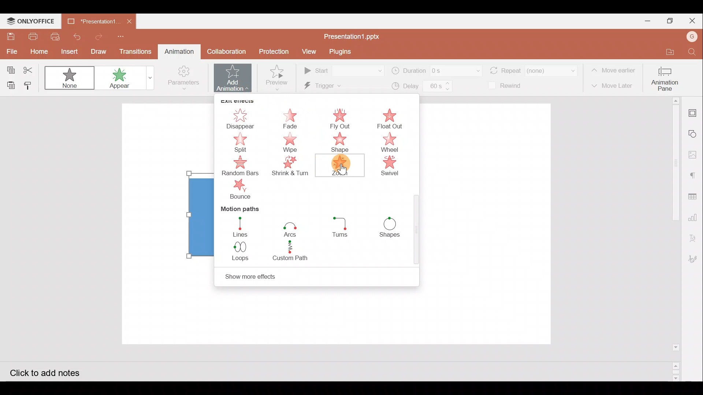 The width and height of the screenshot is (703, 395). Describe the element at coordinates (665, 52) in the screenshot. I see `Open file location` at that location.